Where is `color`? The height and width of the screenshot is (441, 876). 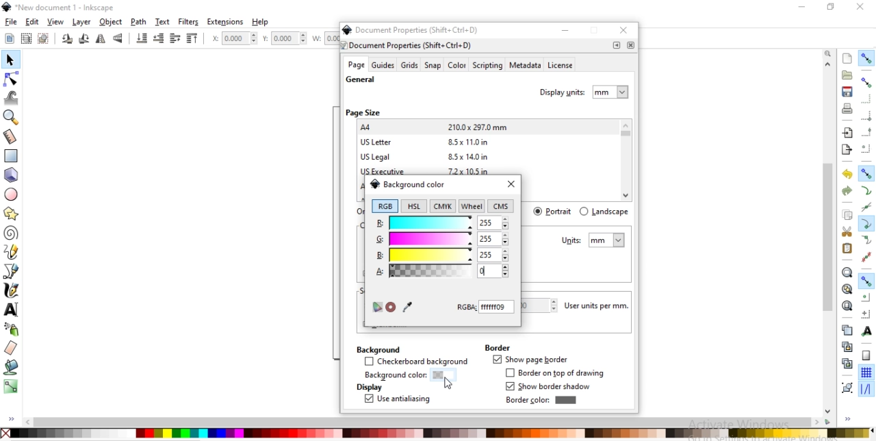 color is located at coordinates (437, 433).